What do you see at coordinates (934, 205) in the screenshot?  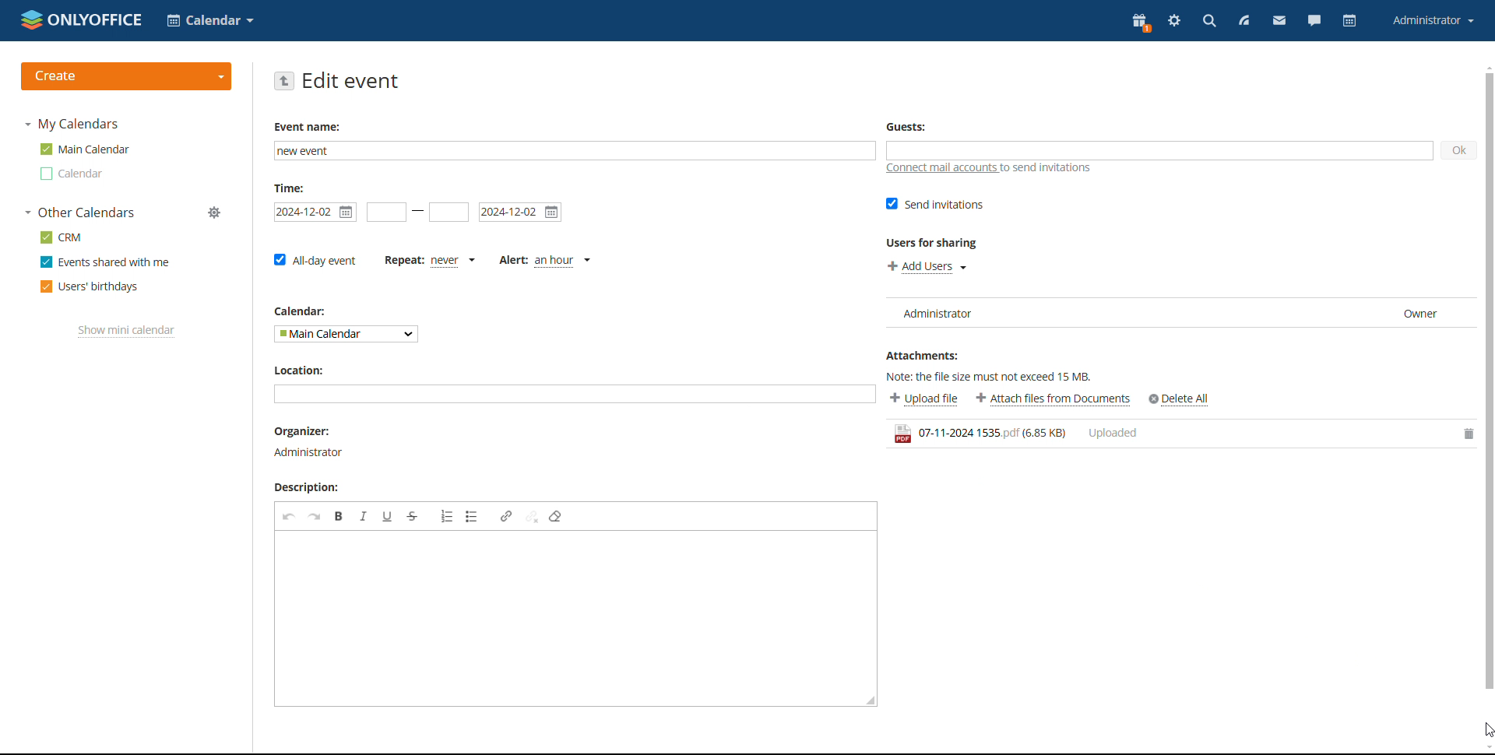 I see `send invitations` at bounding box center [934, 205].